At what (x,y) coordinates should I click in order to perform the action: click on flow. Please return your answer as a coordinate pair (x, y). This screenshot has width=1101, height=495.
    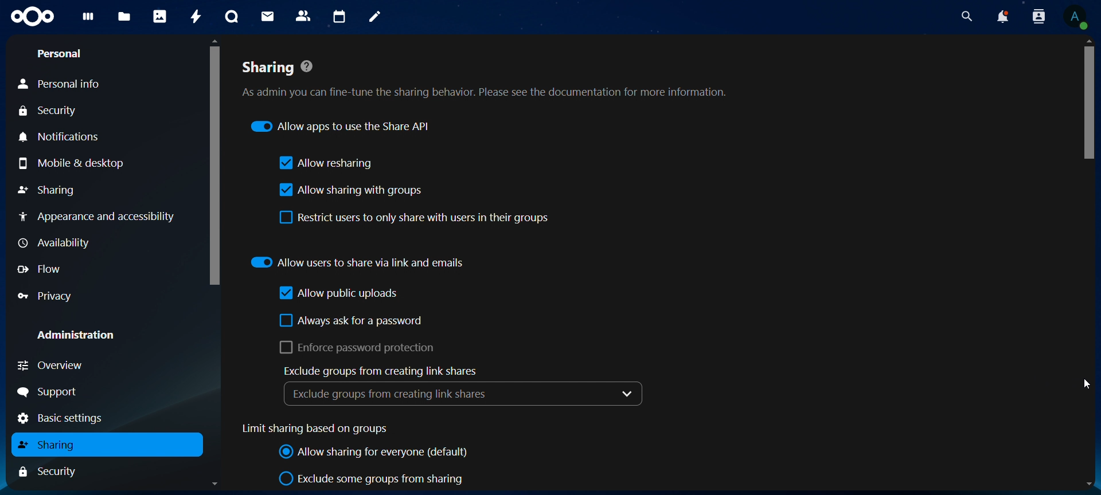
    Looking at the image, I should click on (42, 269).